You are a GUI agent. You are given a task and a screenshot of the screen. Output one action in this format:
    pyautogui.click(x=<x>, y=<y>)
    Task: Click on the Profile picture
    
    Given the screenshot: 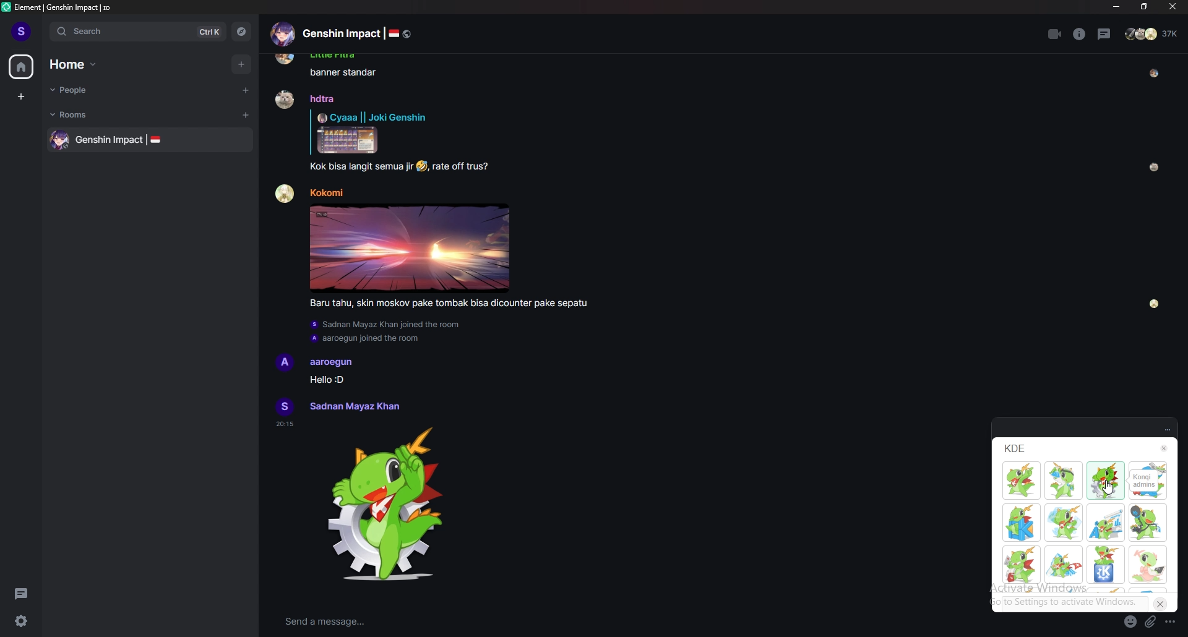 What is the action you would take?
    pyautogui.click(x=285, y=406)
    